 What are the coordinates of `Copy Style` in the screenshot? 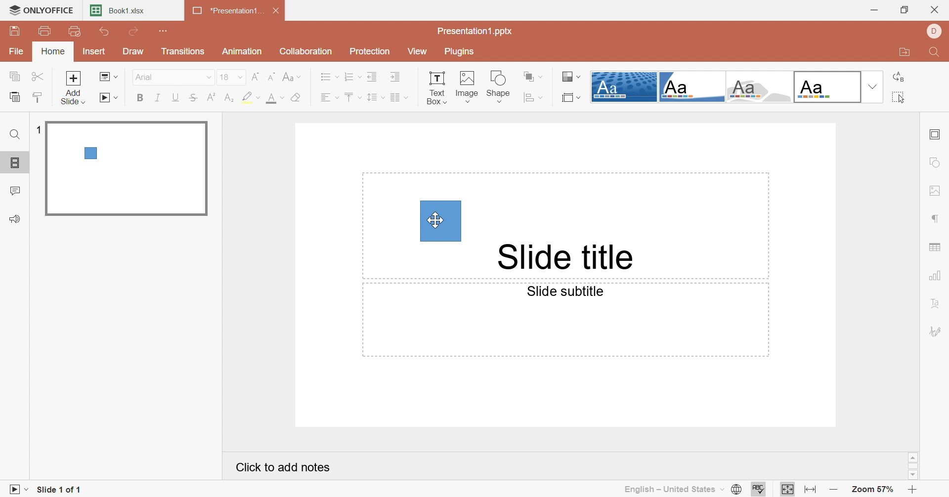 It's located at (38, 97).